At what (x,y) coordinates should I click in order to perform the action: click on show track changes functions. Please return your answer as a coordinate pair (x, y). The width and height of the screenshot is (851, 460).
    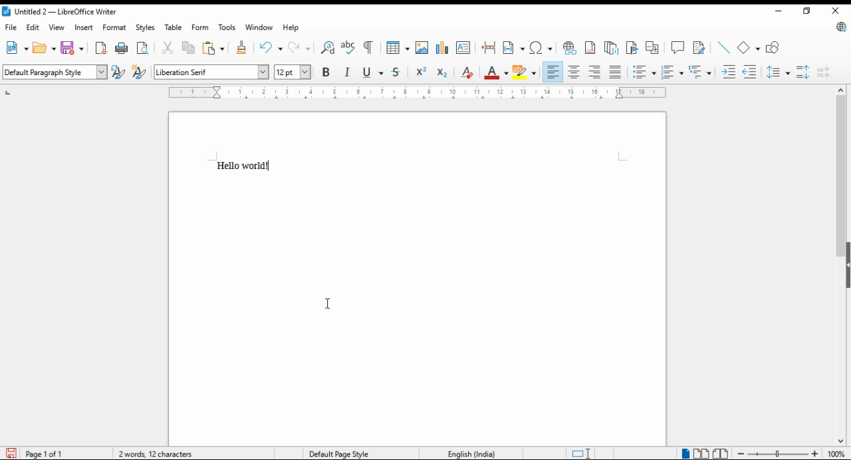
    Looking at the image, I should click on (700, 47).